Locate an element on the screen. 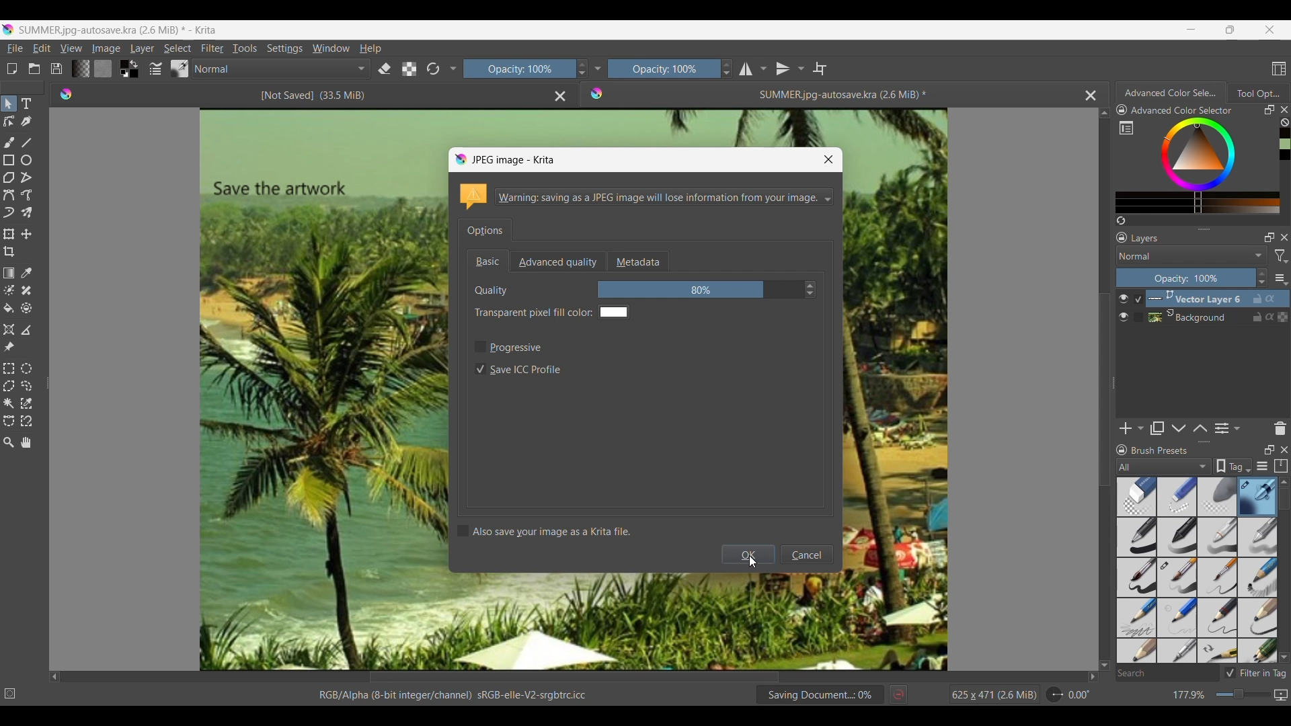 The height and width of the screenshot is (726, 1291). Vertical slide bar is located at coordinates (1284, 499).